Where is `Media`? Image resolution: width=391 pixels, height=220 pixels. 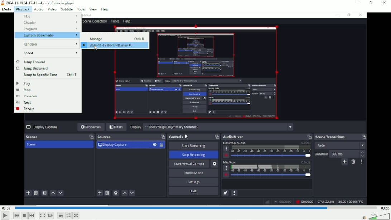
Media is located at coordinates (6, 9).